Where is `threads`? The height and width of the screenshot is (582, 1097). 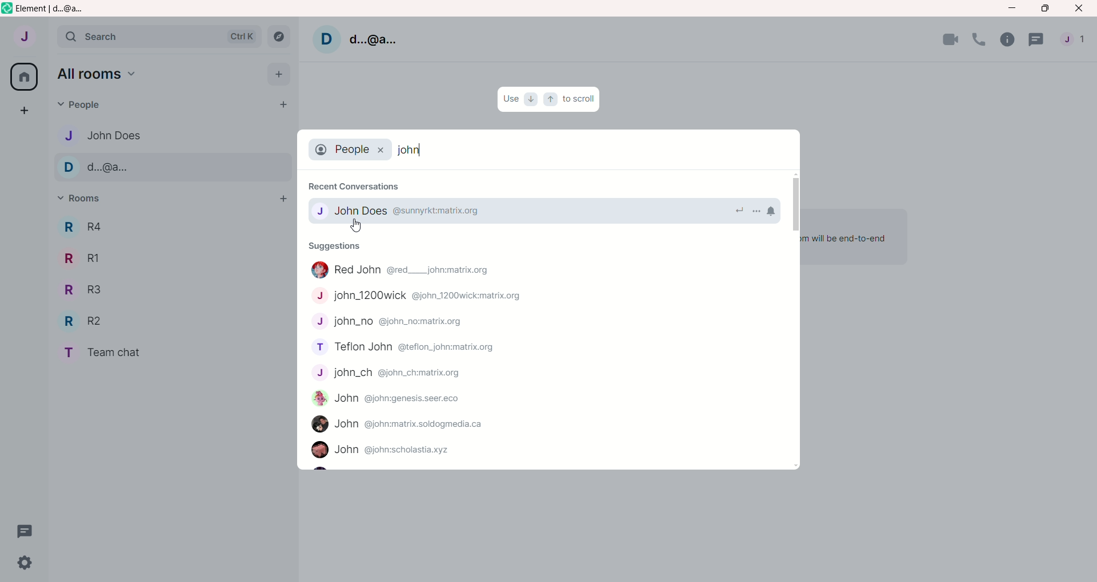 threads is located at coordinates (1039, 42).